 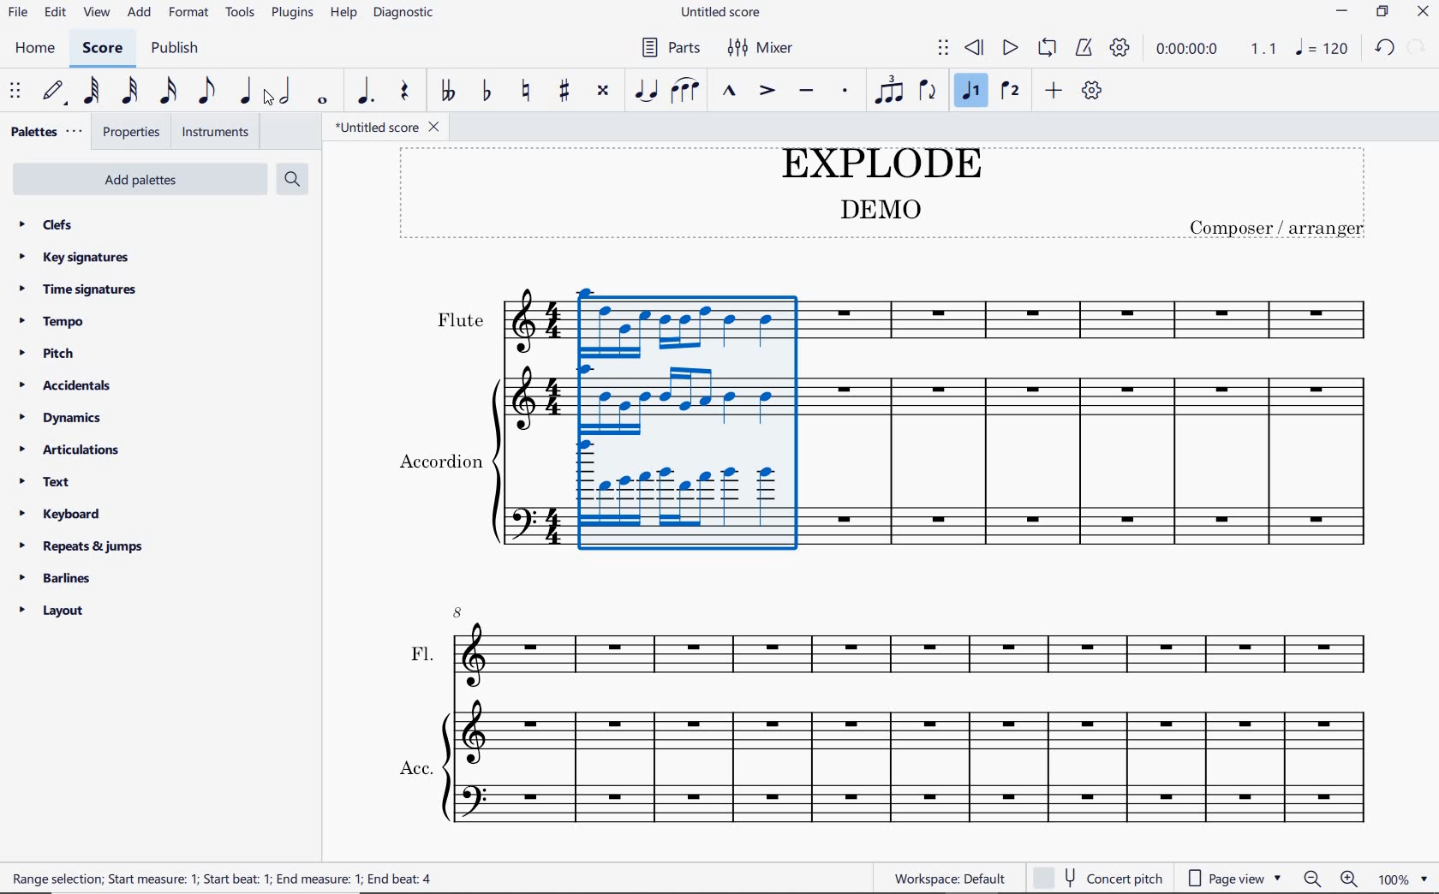 What do you see at coordinates (1406, 875) in the screenshot?
I see `zoom factor` at bounding box center [1406, 875].